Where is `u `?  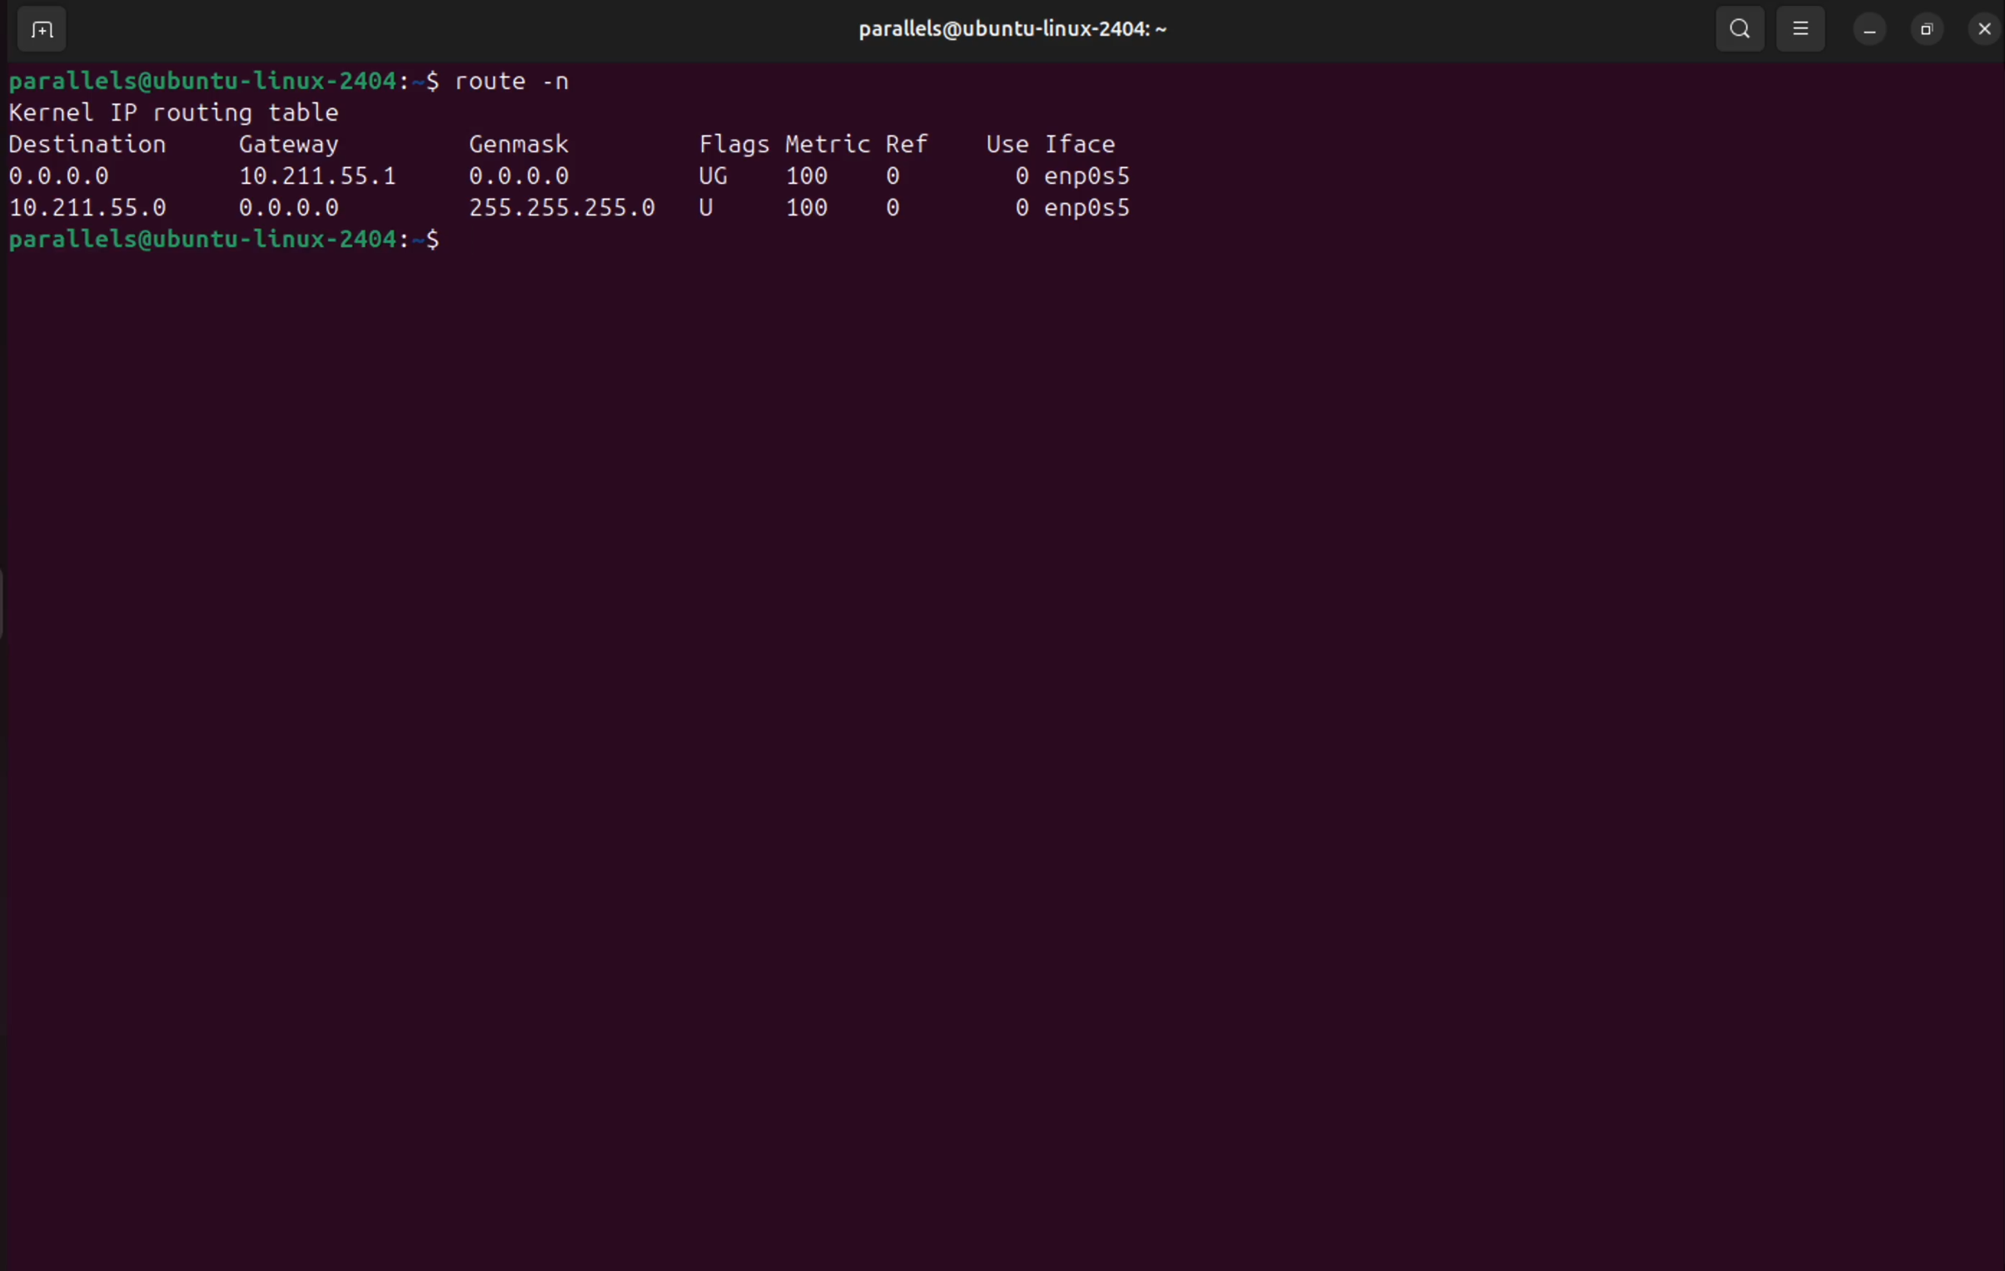
u  is located at coordinates (719, 213).